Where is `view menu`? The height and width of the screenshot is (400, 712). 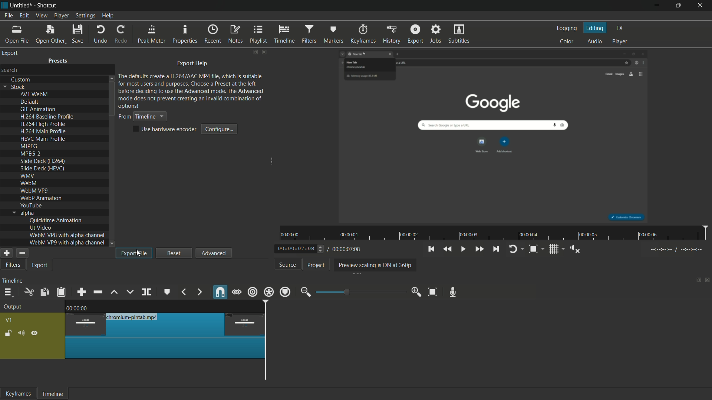 view menu is located at coordinates (40, 16).